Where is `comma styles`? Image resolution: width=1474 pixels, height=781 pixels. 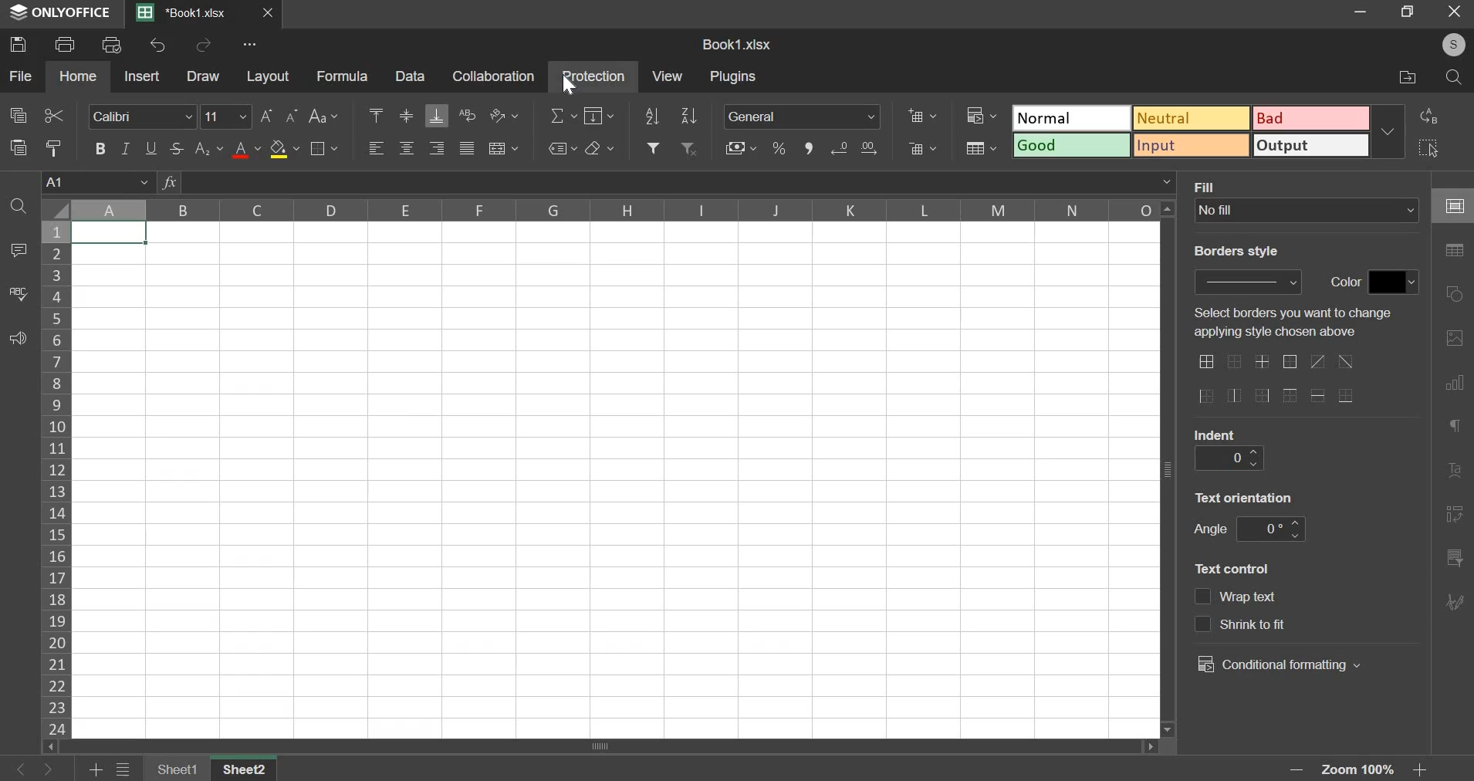 comma styles is located at coordinates (809, 147).